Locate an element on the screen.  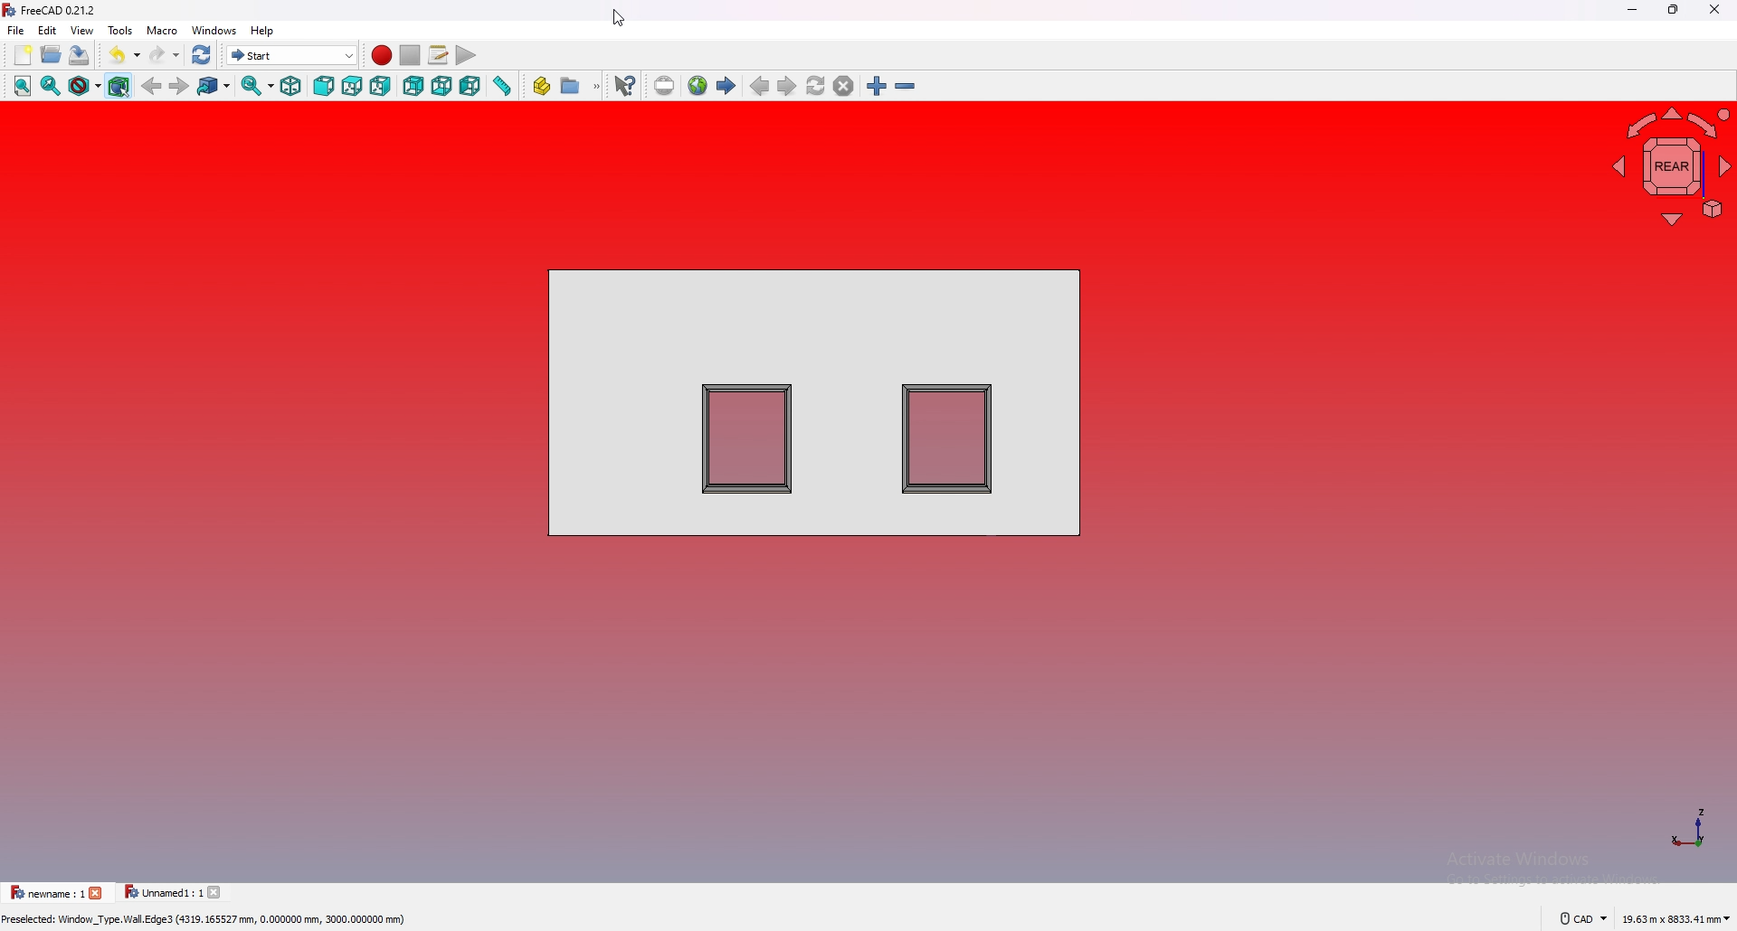
open website is located at coordinates (698, 85).